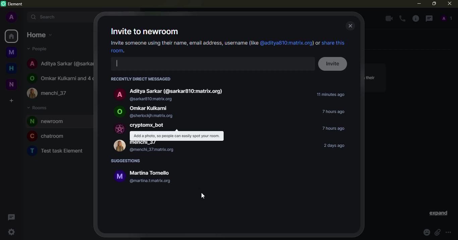 This screenshot has height=240, width=458. I want to click on Test task Element, so click(57, 151).